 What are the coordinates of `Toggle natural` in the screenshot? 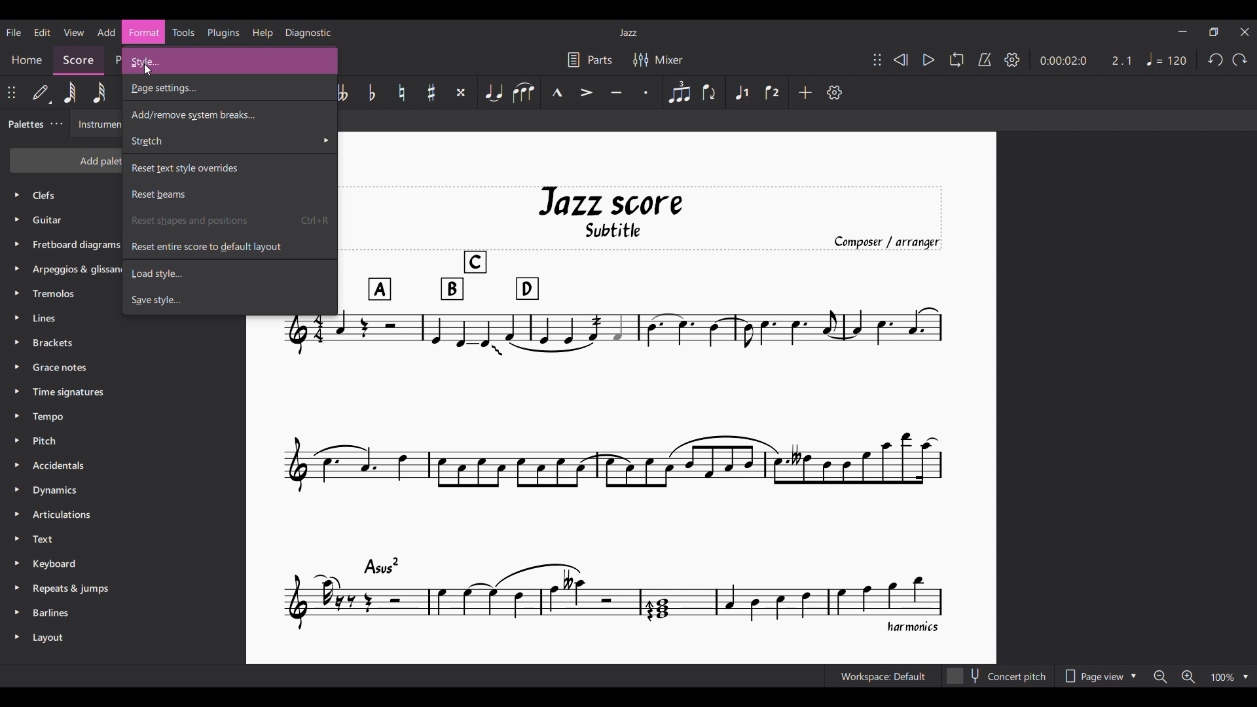 It's located at (402, 92).